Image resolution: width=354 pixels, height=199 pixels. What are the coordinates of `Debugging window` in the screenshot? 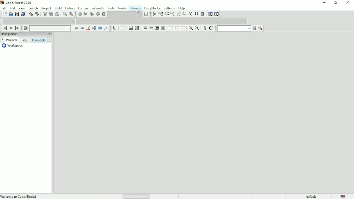 It's located at (210, 14).